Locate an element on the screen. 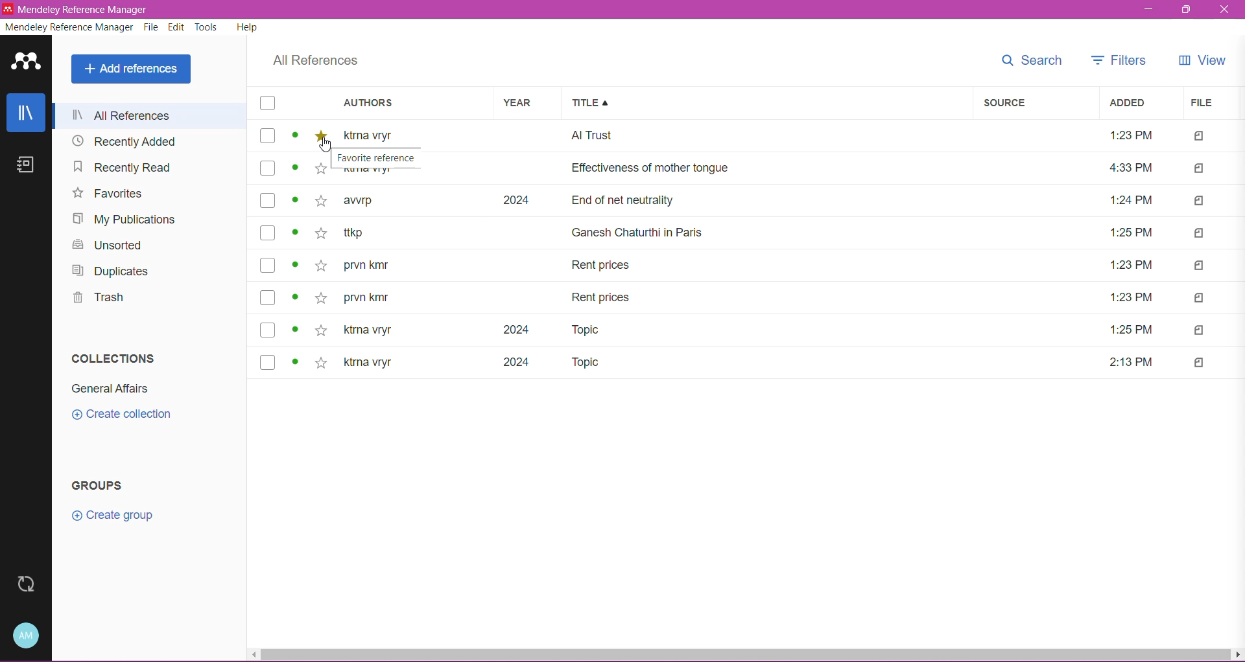  Click to see more details is located at coordinates (296, 264).